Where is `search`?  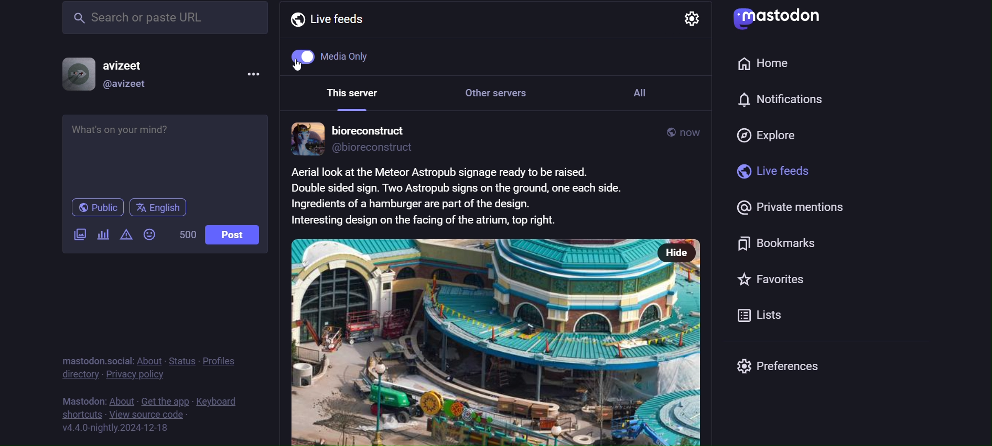 search is located at coordinates (161, 21).